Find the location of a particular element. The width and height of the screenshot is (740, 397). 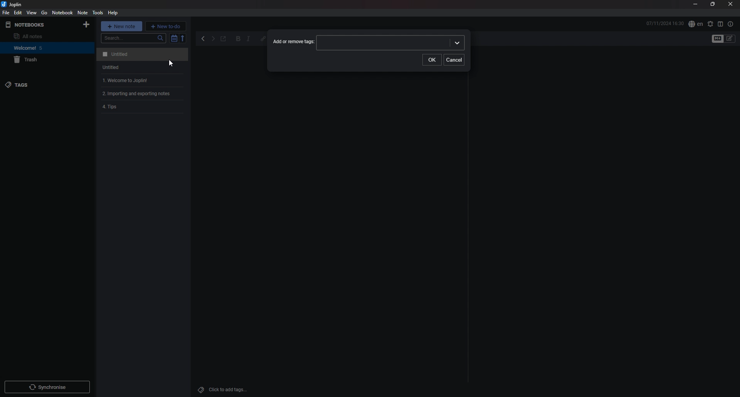

trash is located at coordinates (41, 60).